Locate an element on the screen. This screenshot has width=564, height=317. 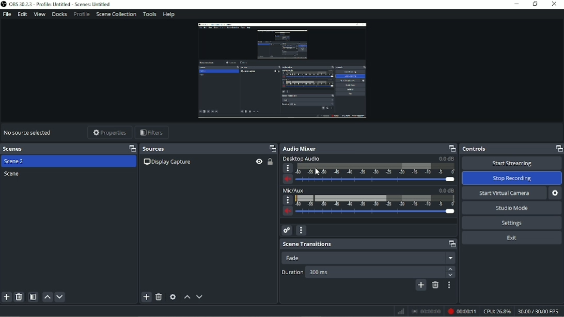
Restore down is located at coordinates (535, 4).